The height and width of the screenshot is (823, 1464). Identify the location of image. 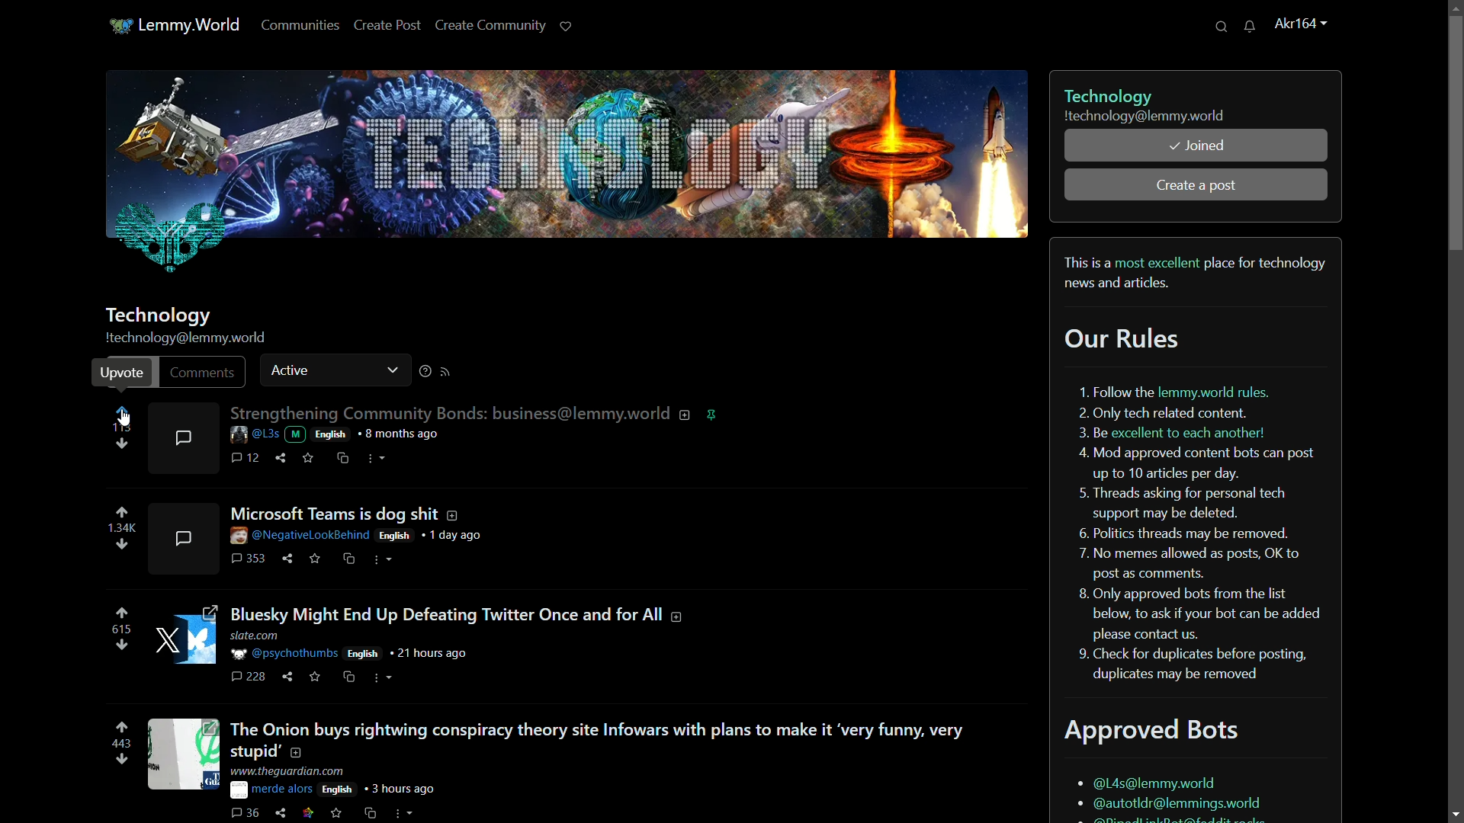
(183, 630).